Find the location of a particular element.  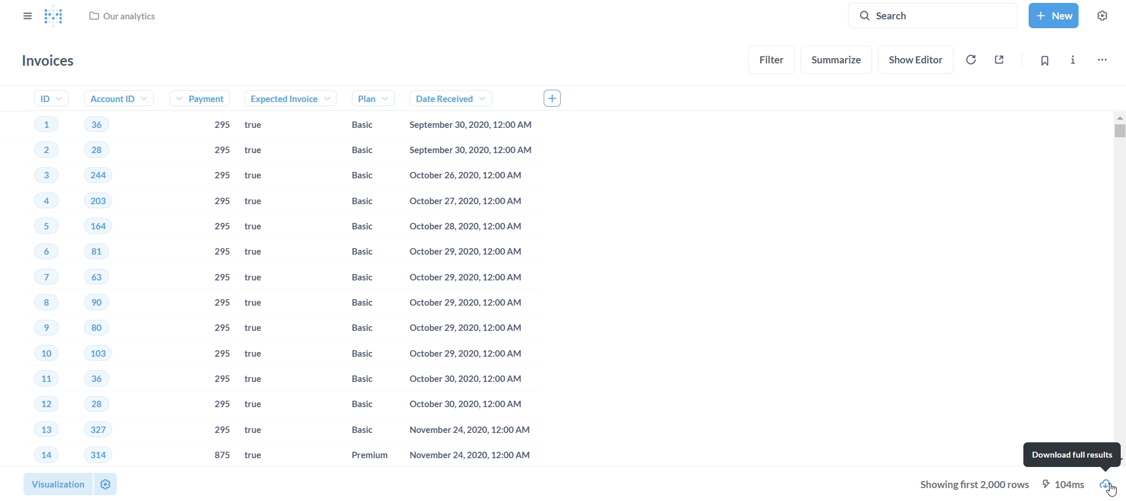

295 is located at coordinates (219, 253).